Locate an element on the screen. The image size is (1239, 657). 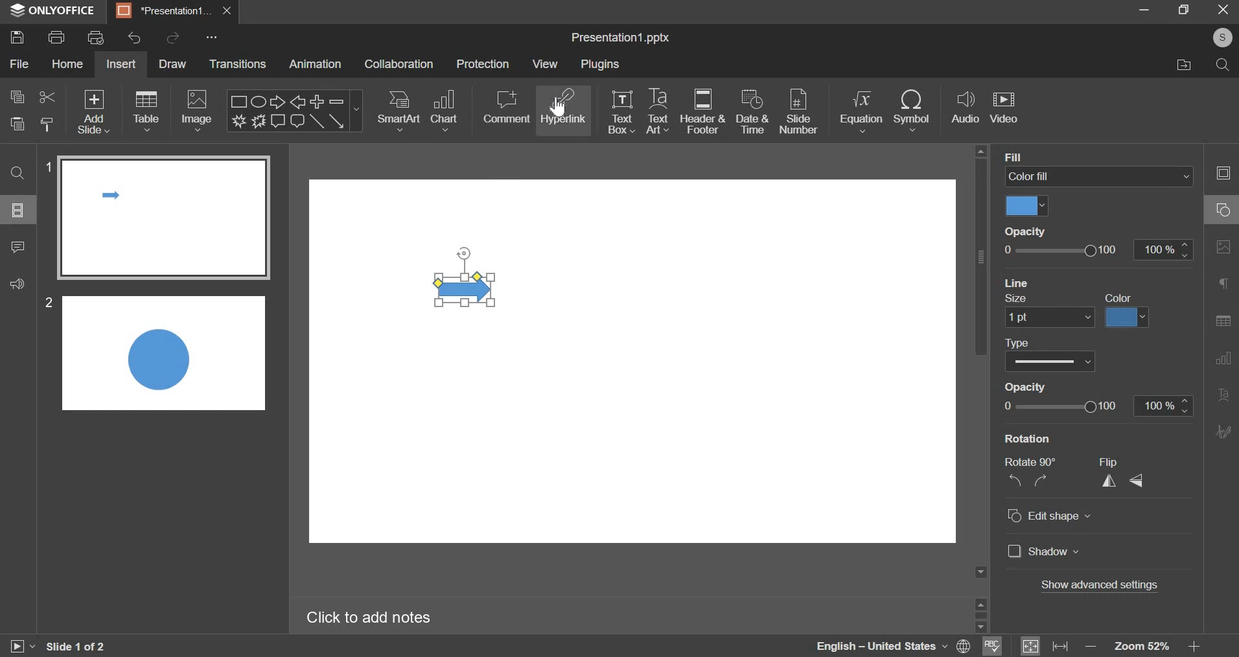
2 is located at coordinates (49, 303).